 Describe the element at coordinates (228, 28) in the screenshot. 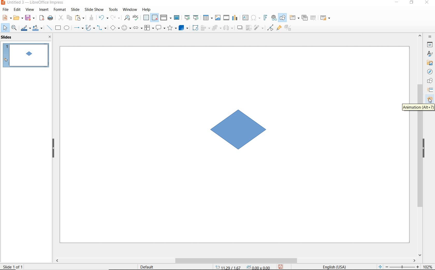

I see `objects to distribute` at that location.